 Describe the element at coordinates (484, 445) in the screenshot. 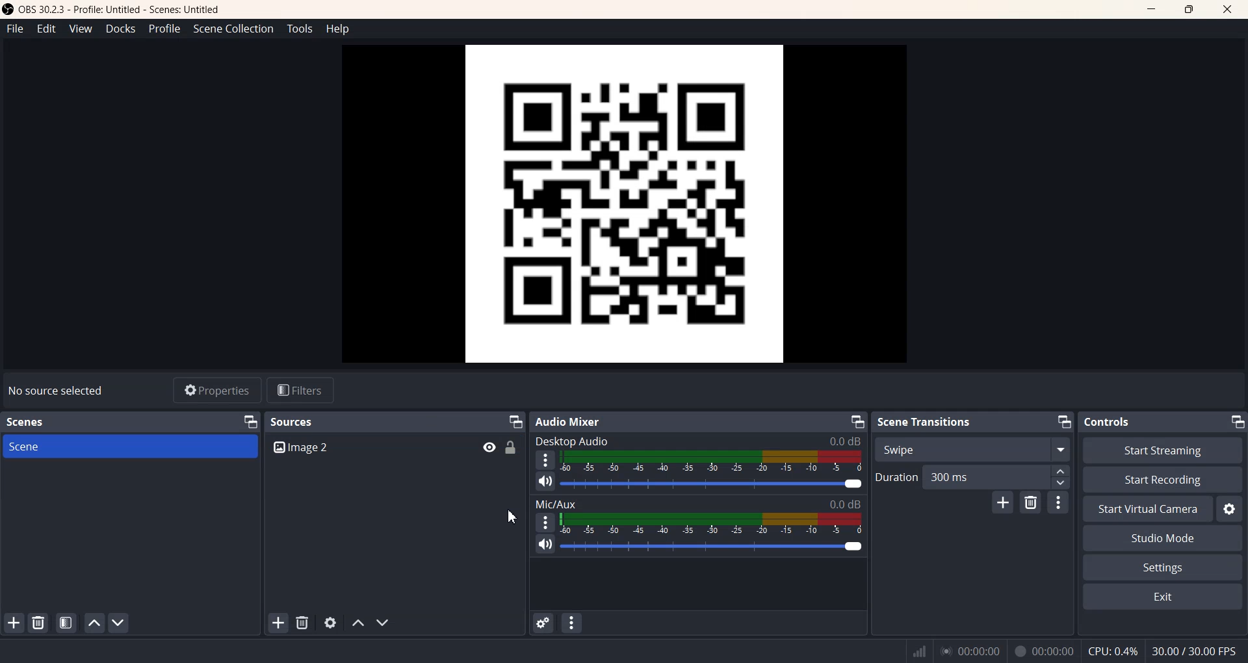

I see `Hide ` at that location.